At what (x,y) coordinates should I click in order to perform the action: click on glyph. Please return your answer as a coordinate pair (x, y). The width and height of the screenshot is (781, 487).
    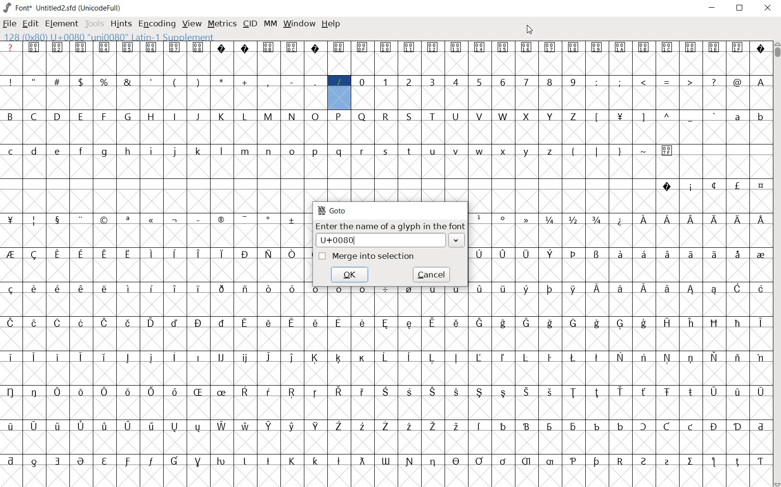
    Looking at the image, I should click on (526, 48).